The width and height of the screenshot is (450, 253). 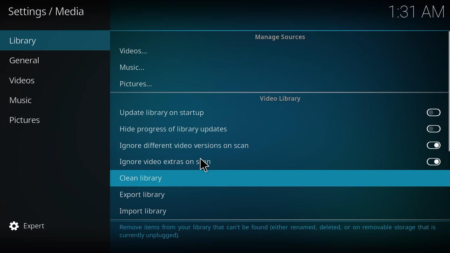 What do you see at coordinates (277, 231) in the screenshot?
I see `info` at bounding box center [277, 231].